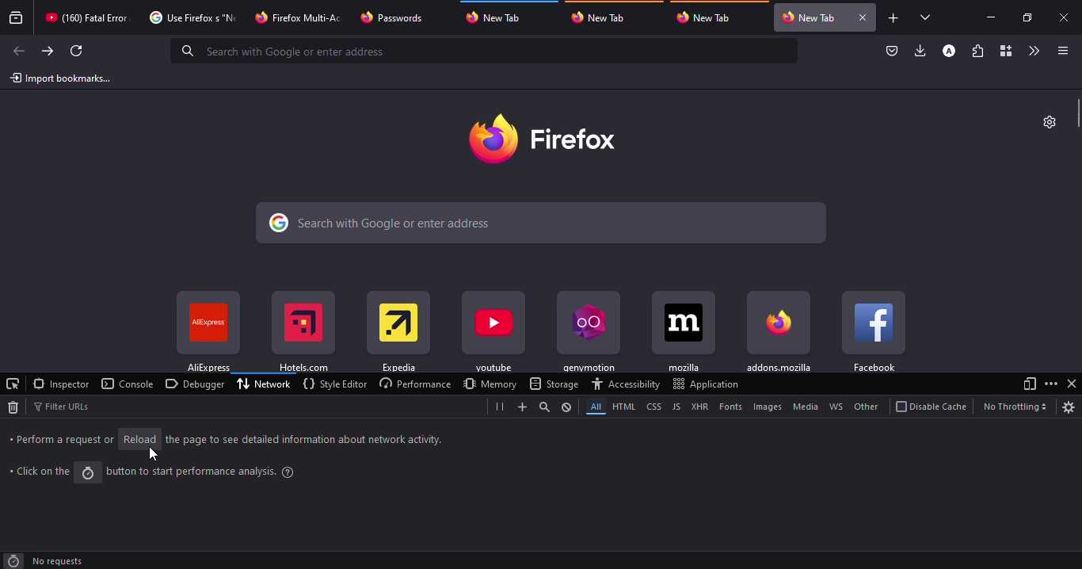  What do you see at coordinates (1004, 50) in the screenshot?
I see `containers` at bounding box center [1004, 50].